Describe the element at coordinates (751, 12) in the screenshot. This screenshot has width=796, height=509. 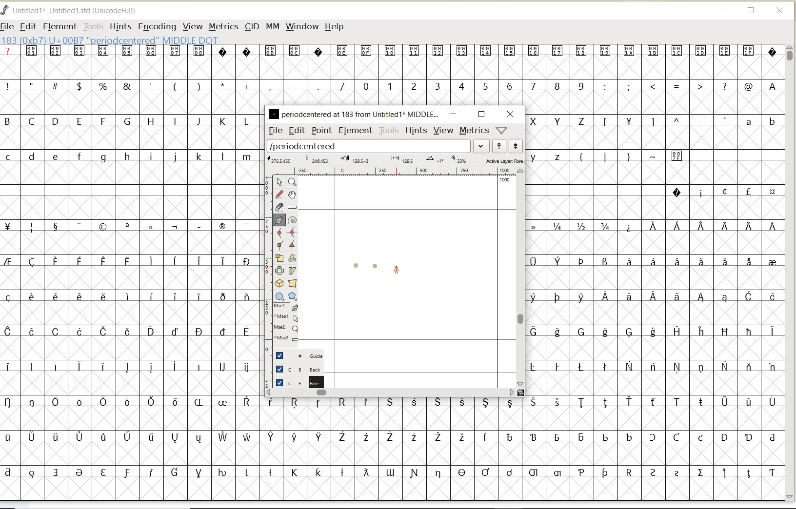
I see `RESTORE` at that location.